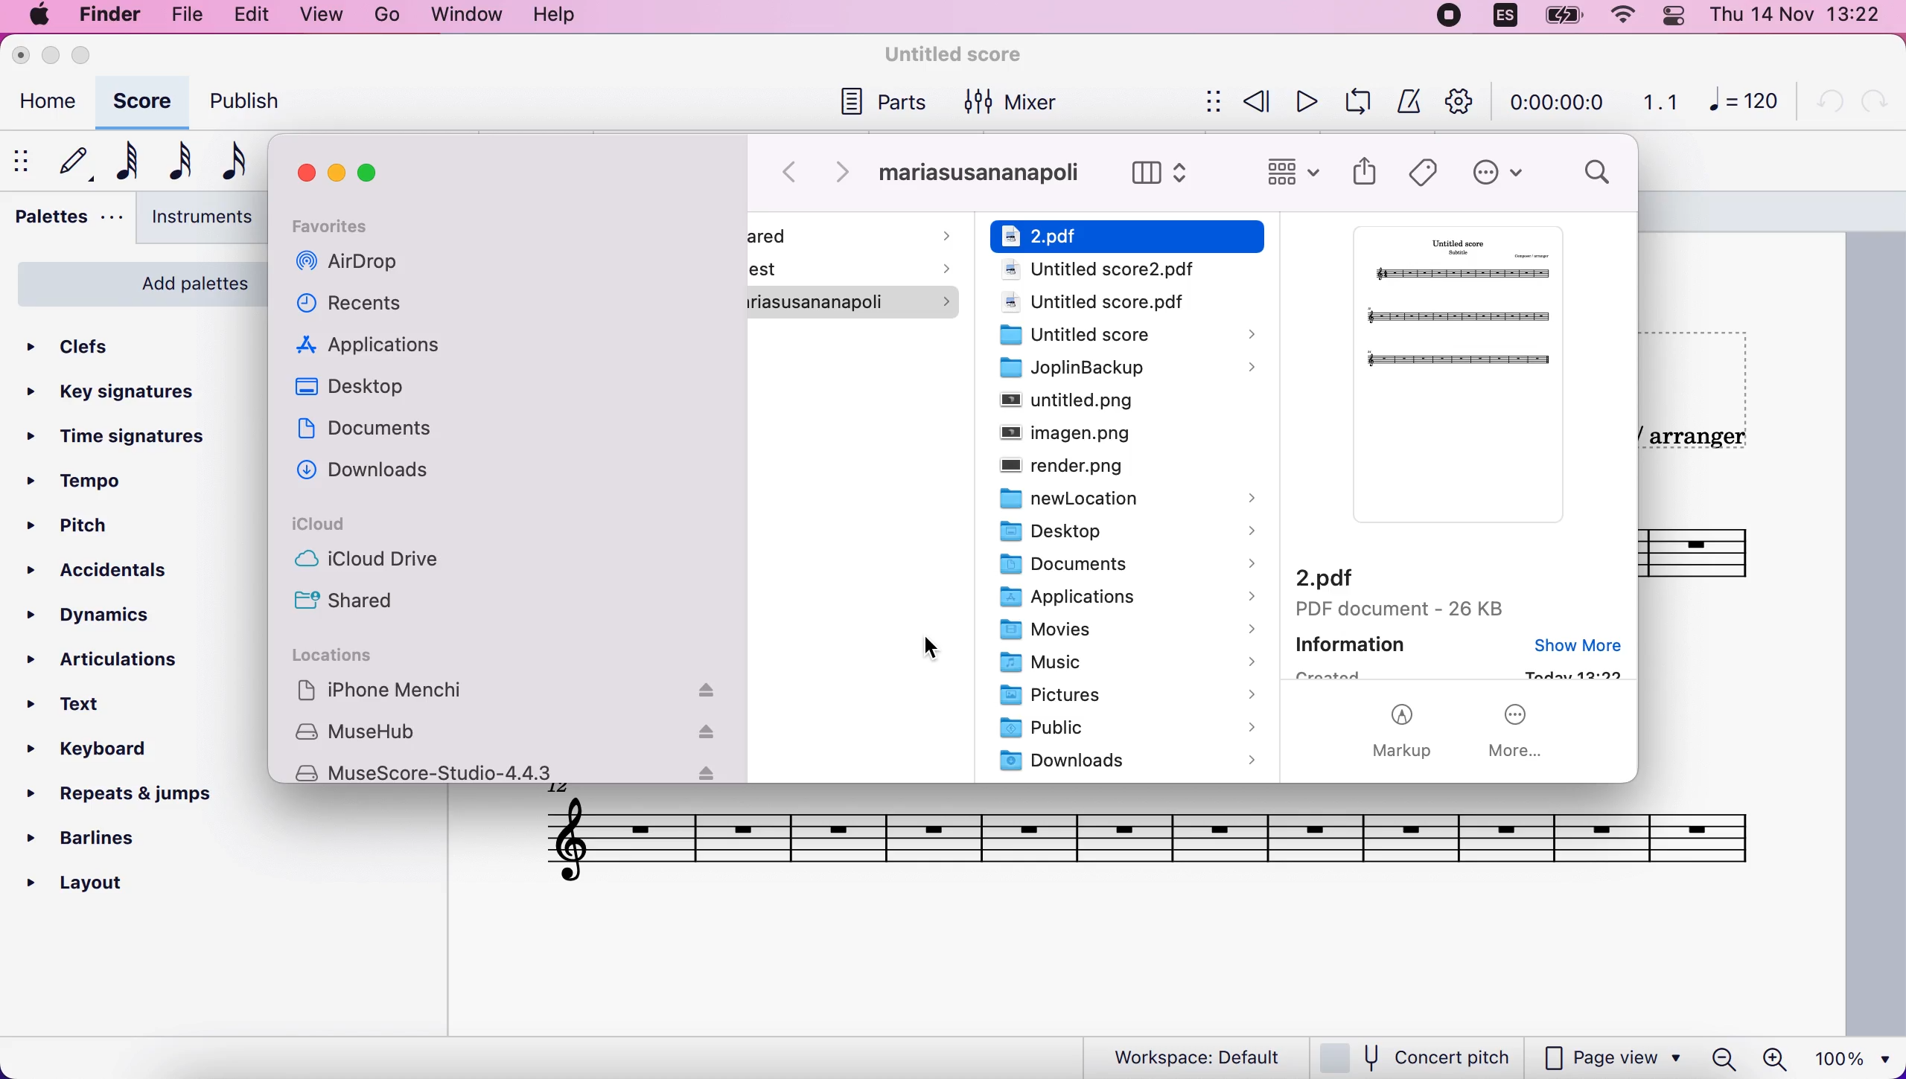  What do you see at coordinates (381, 436) in the screenshot?
I see `documents` at bounding box center [381, 436].